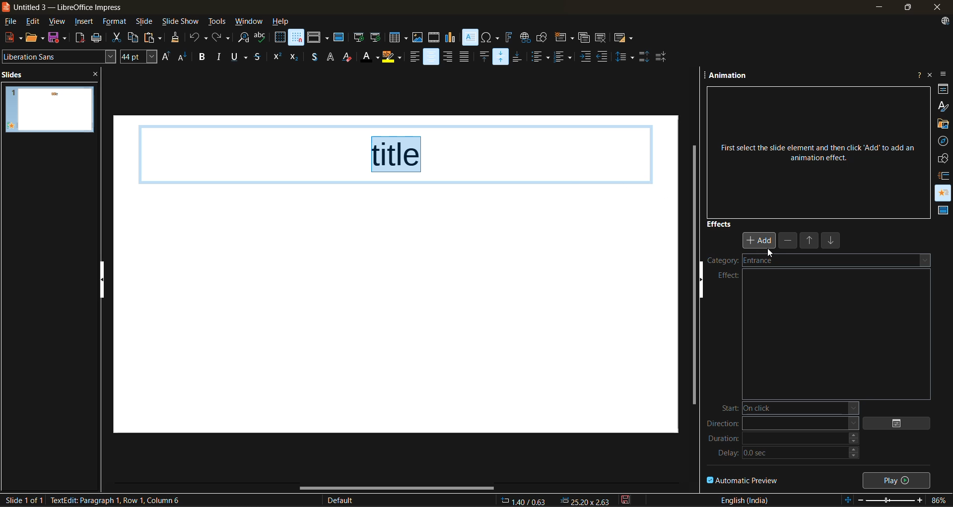 This screenshot has height=507, width=953. I want to click on print, so click(100, 38).